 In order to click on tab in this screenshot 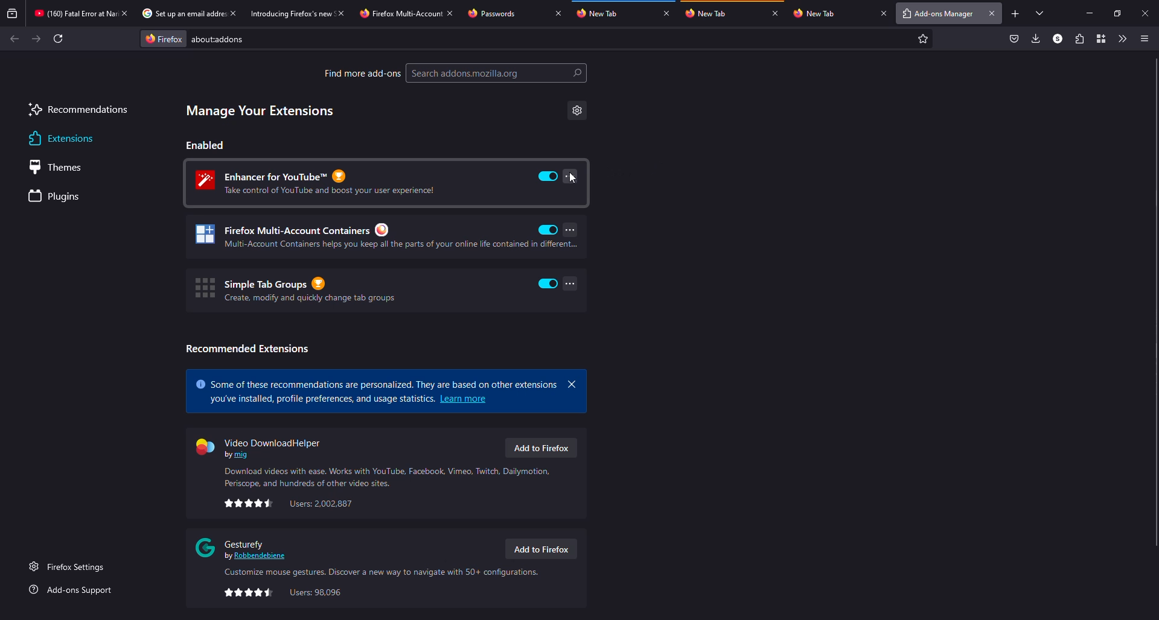, I will do `click(400, 14)`.